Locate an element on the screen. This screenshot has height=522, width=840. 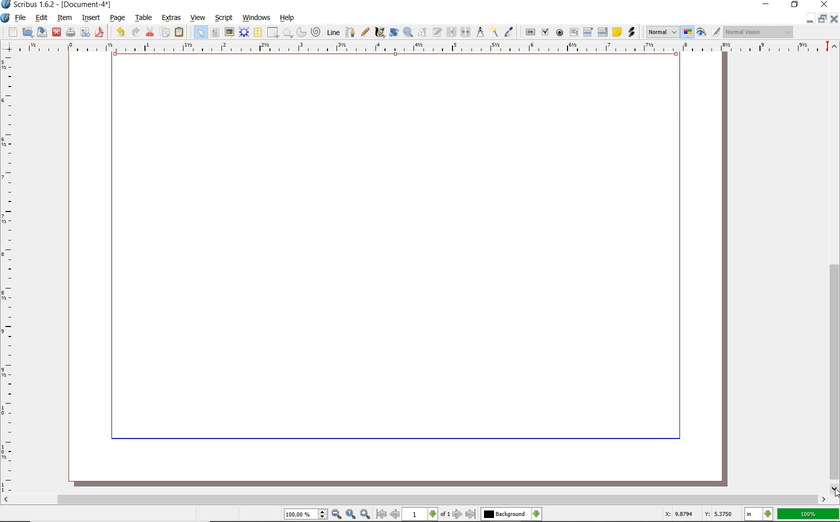
Background is located at coordinates (511, 514).